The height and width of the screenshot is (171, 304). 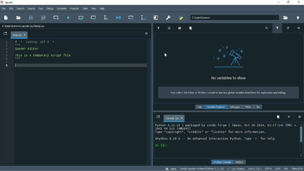 What do you see at coordinates (9, 3) in the screenshot?
I see `Spyder` at bounding box center [9, 3].